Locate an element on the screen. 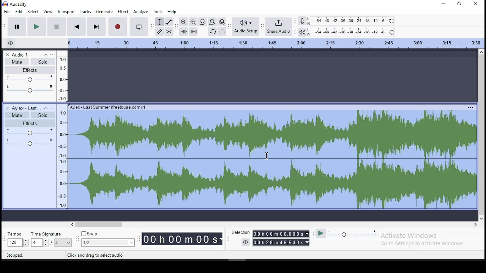  record mixer is located at coordinates (302, 21).